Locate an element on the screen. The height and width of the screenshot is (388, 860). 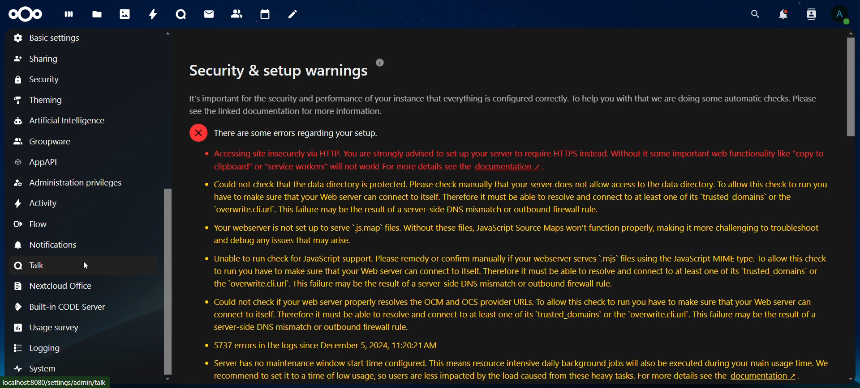
help is located at coordinates (385, 62).